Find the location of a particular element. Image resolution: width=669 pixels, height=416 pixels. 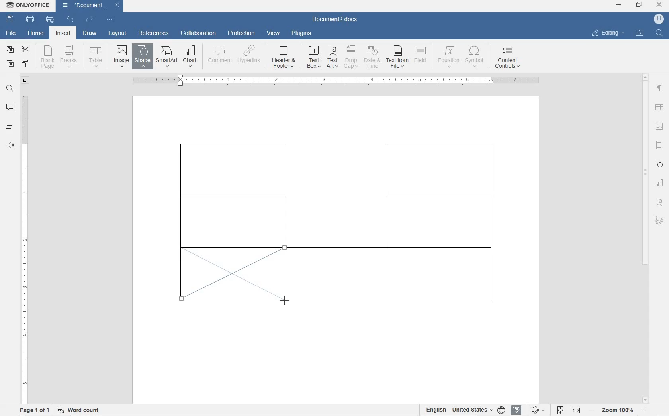

cut is located at coordinates (25, 50).